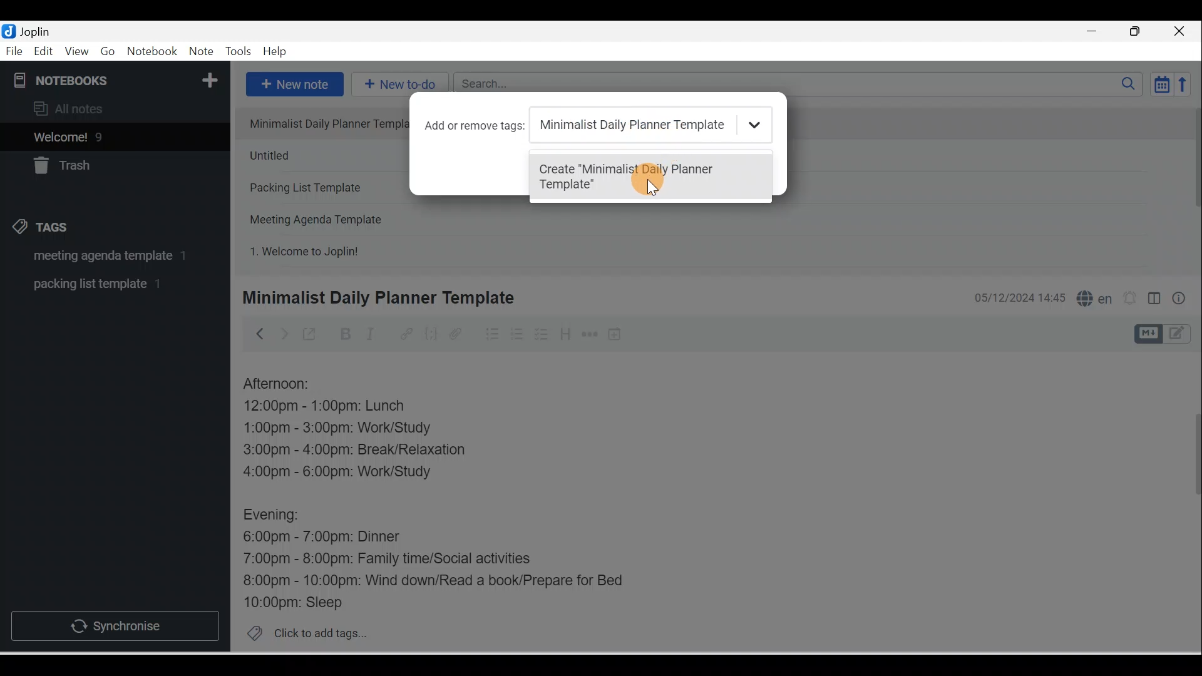 The height and width of the screenshot is (676, 1202). Describe the element at coordinates (44, 52) in the screenshot. I see `Edit` at that location.